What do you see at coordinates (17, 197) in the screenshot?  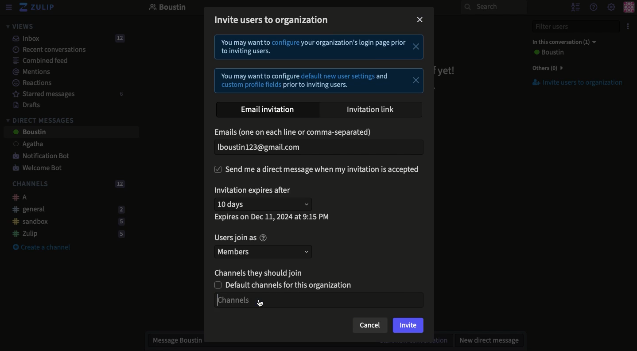 I see `A` at bounding box center [17, 197].